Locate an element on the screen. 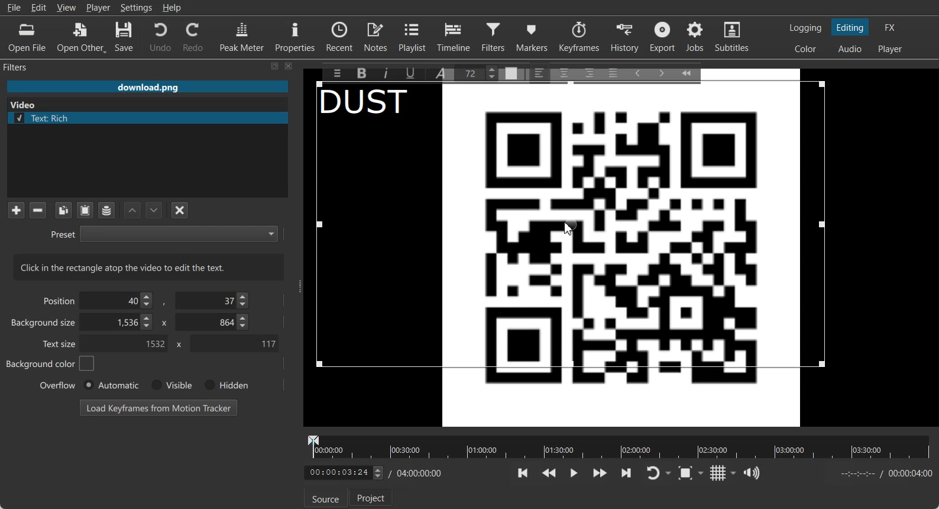 The width and height of the screenshot is (939, 509). Collapse Toolbar is located at coordinates (692, 71).